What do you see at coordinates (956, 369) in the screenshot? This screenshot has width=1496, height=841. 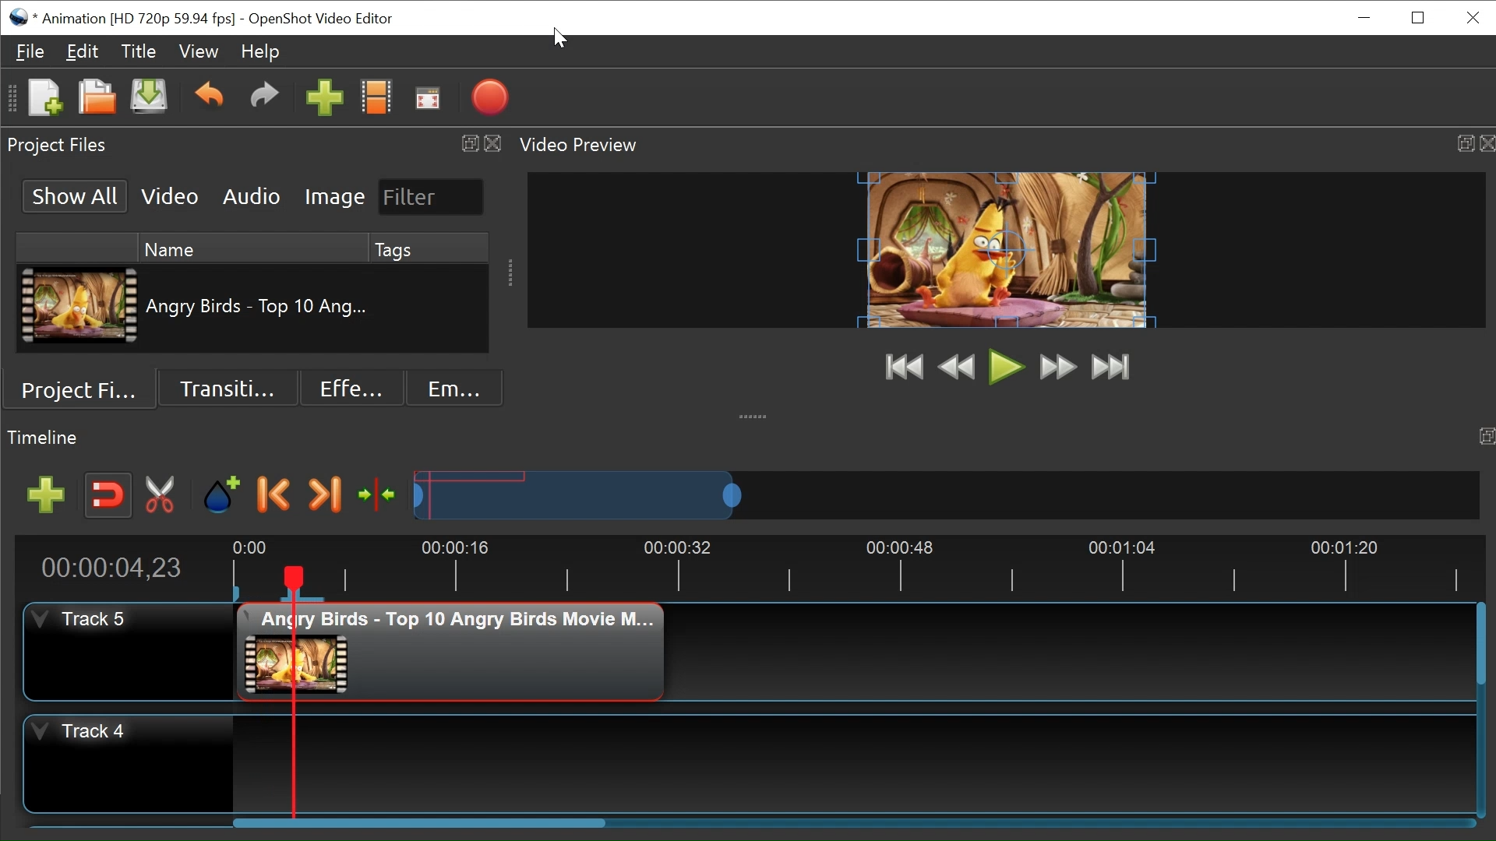 I see `Preview` at bounding box center [956, 369].